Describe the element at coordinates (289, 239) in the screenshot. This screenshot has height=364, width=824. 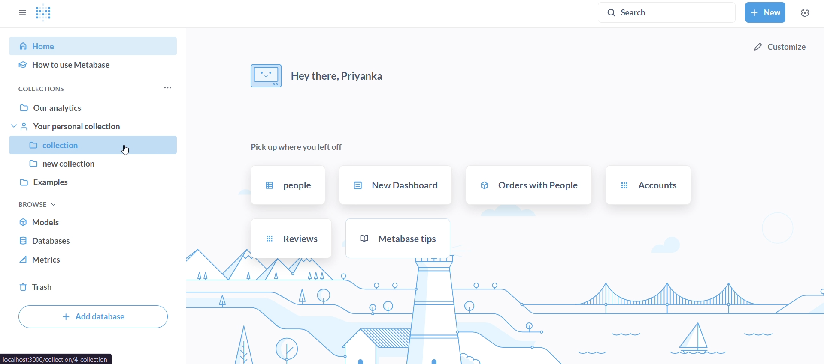
I see `reviews` at that location.